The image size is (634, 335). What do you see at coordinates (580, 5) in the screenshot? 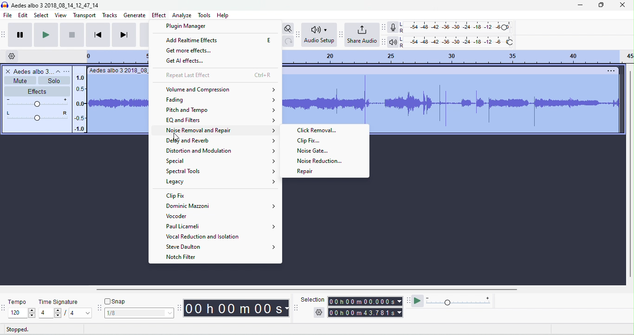
I see `minimize` at bounding box center [580, 5].